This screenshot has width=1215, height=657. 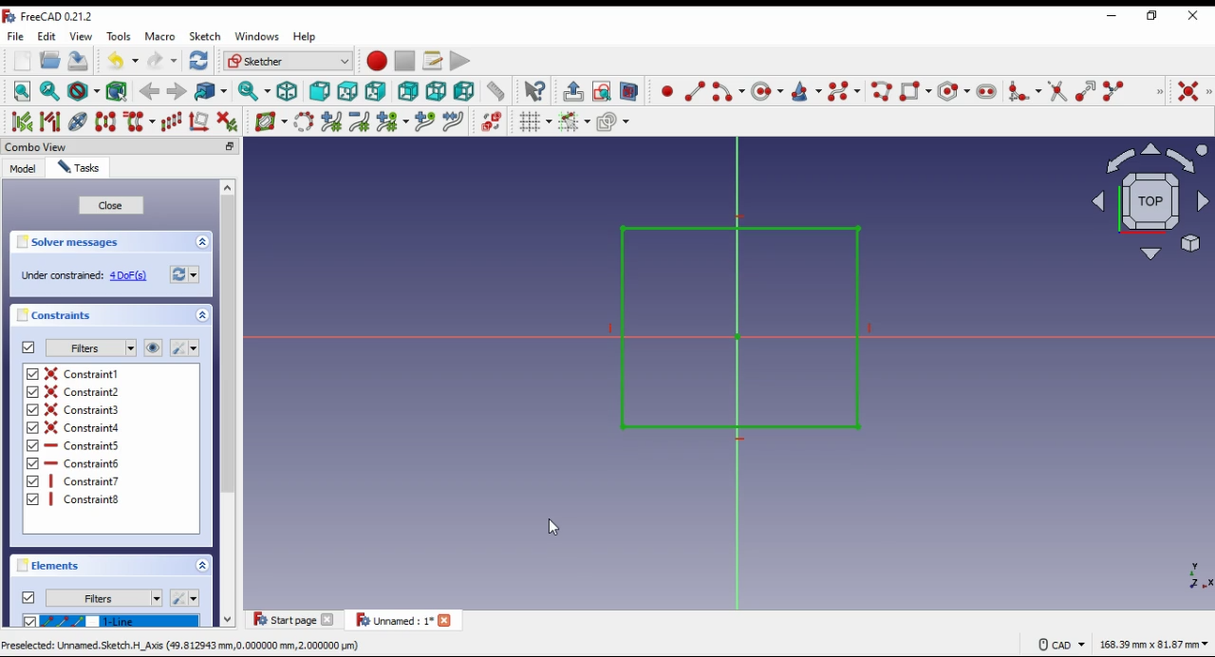 What do you see at coordinates (376, 61) in the screenshot?
I see `record macro` at bounding box center [376, 61].